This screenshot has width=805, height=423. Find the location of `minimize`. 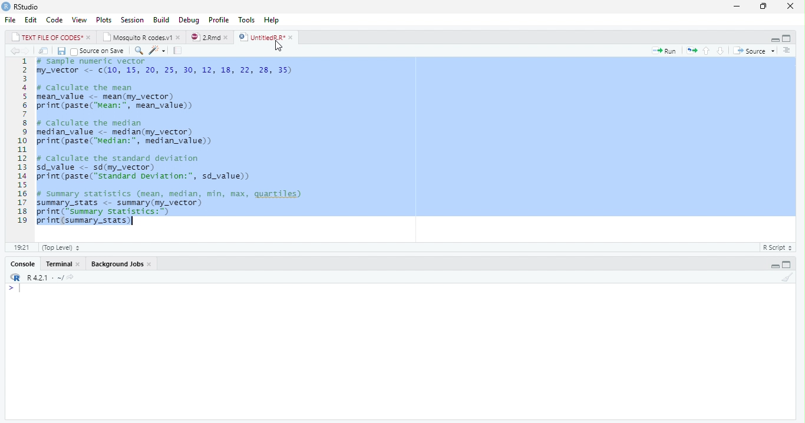

minimize is located at coordinates (775, 39).